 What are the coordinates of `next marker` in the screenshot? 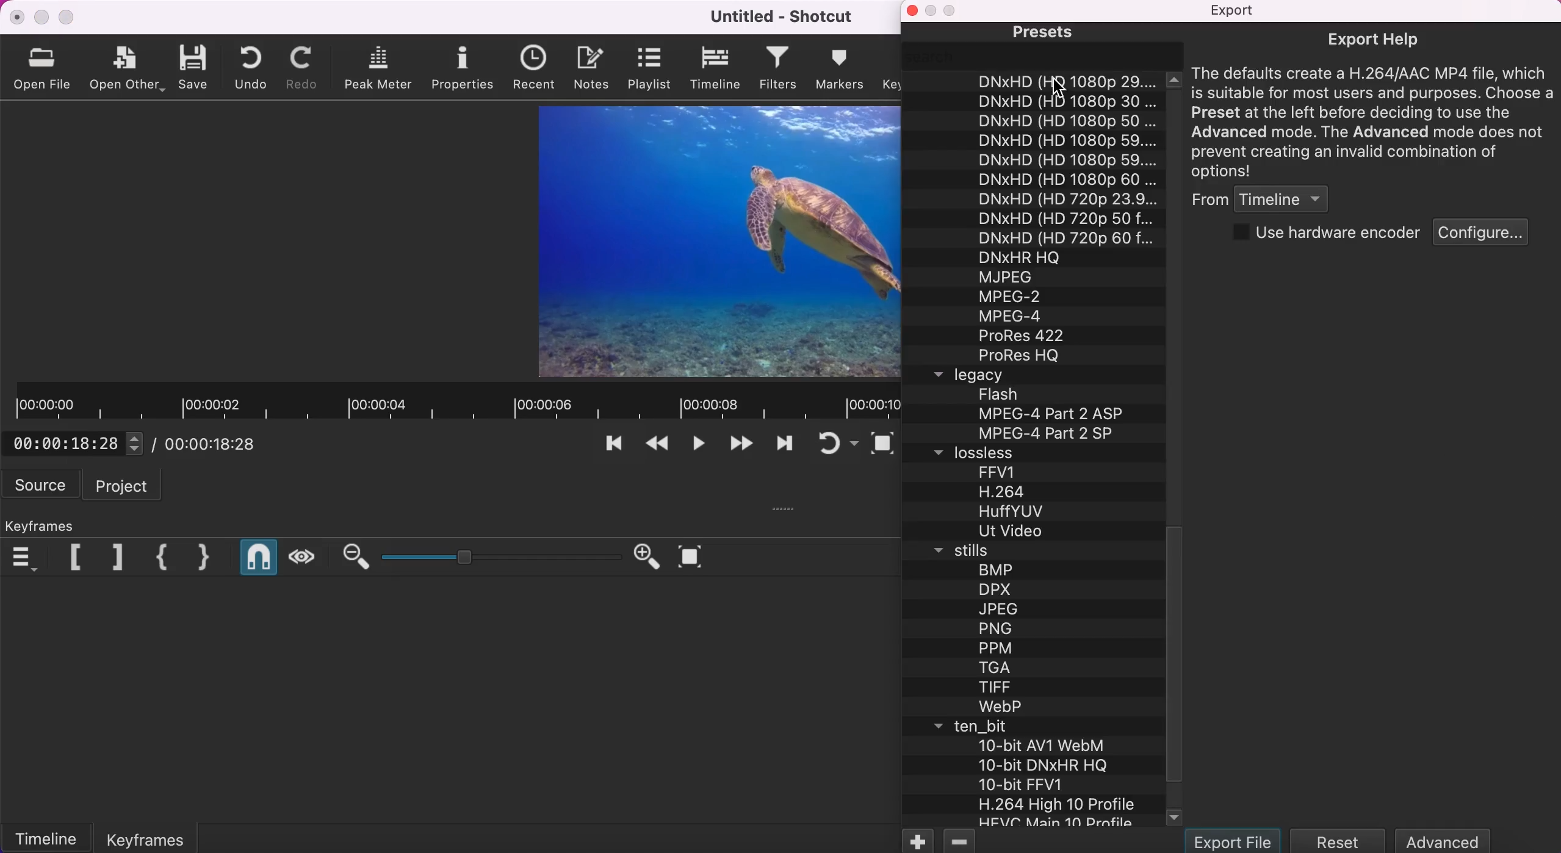 It's located at (110, 556).